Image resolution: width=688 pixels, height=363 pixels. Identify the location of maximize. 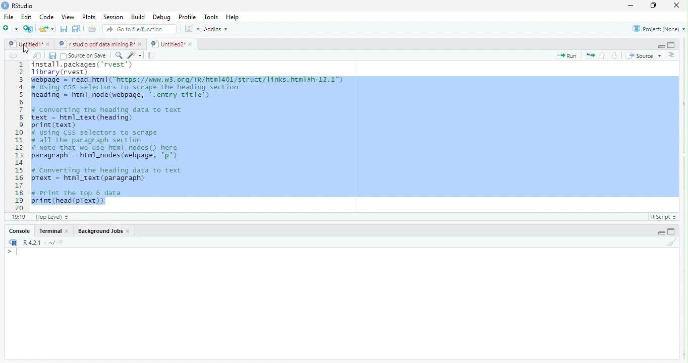
(629, 7).